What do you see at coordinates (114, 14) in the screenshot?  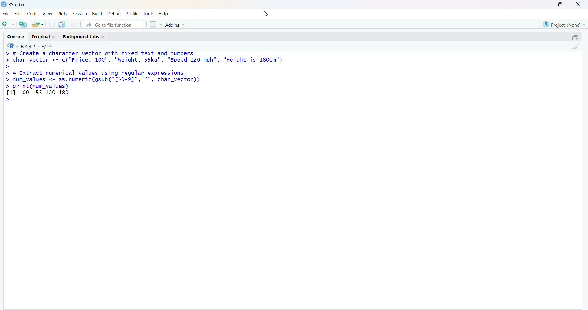 I see `debug` at bounding box center [114, 14].